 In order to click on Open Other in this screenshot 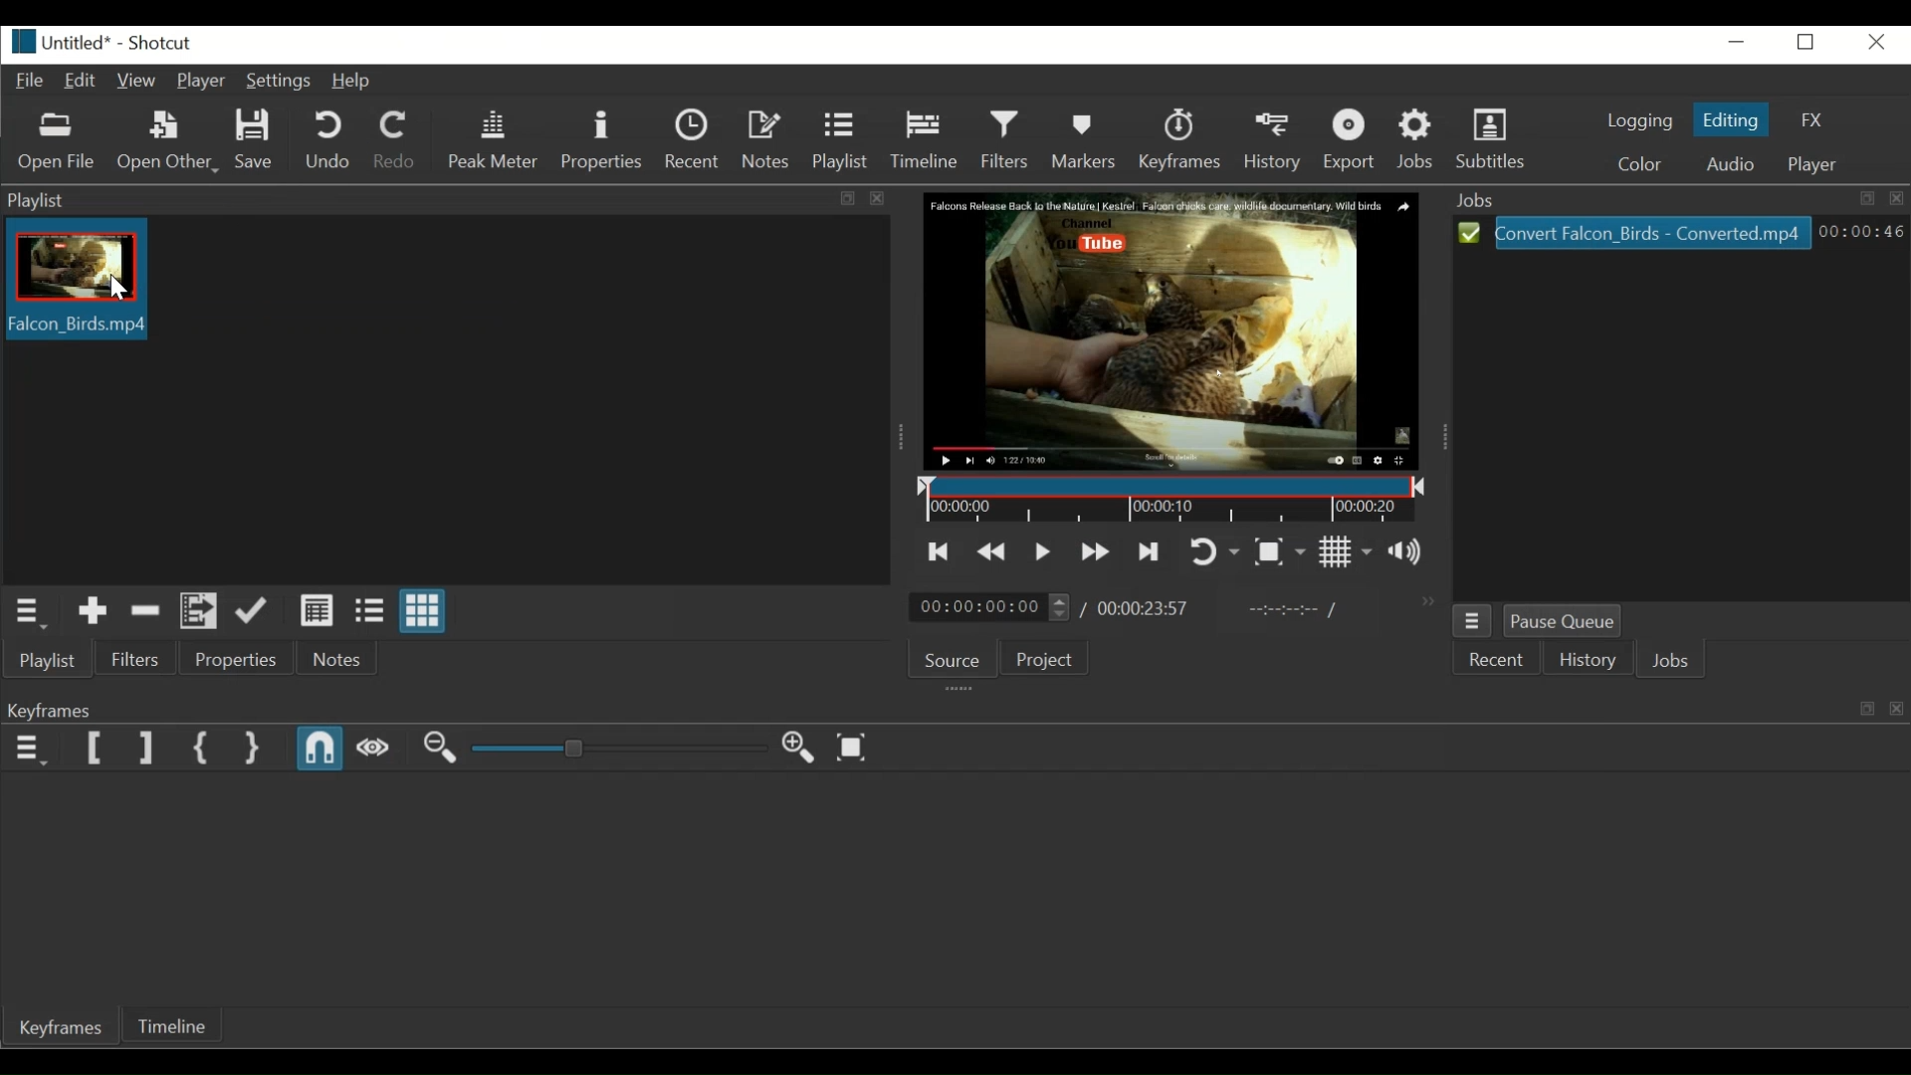, I will do `click(165, 142)`.